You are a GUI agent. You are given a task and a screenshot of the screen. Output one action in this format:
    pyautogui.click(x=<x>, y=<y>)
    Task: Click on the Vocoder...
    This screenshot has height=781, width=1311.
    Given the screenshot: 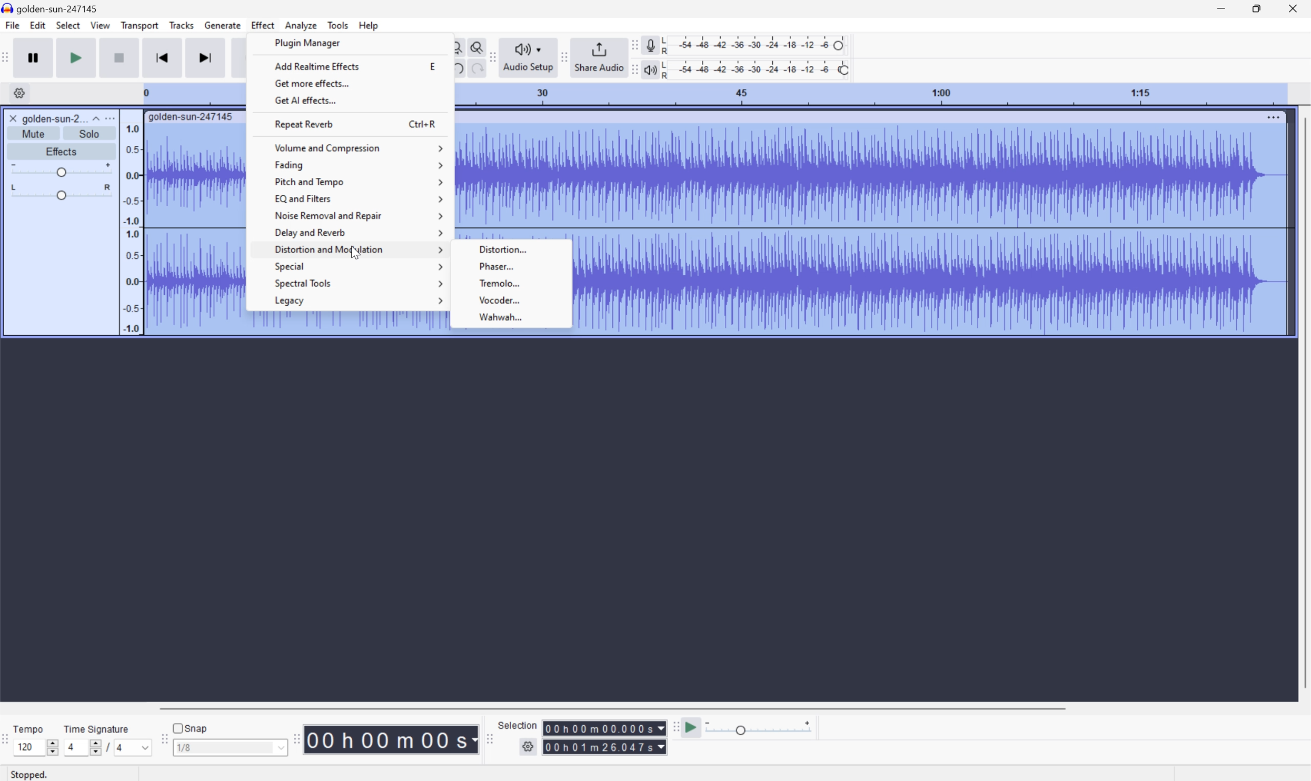 What is the action you would take?
    pyautogui.click(x=511, y=300)
    